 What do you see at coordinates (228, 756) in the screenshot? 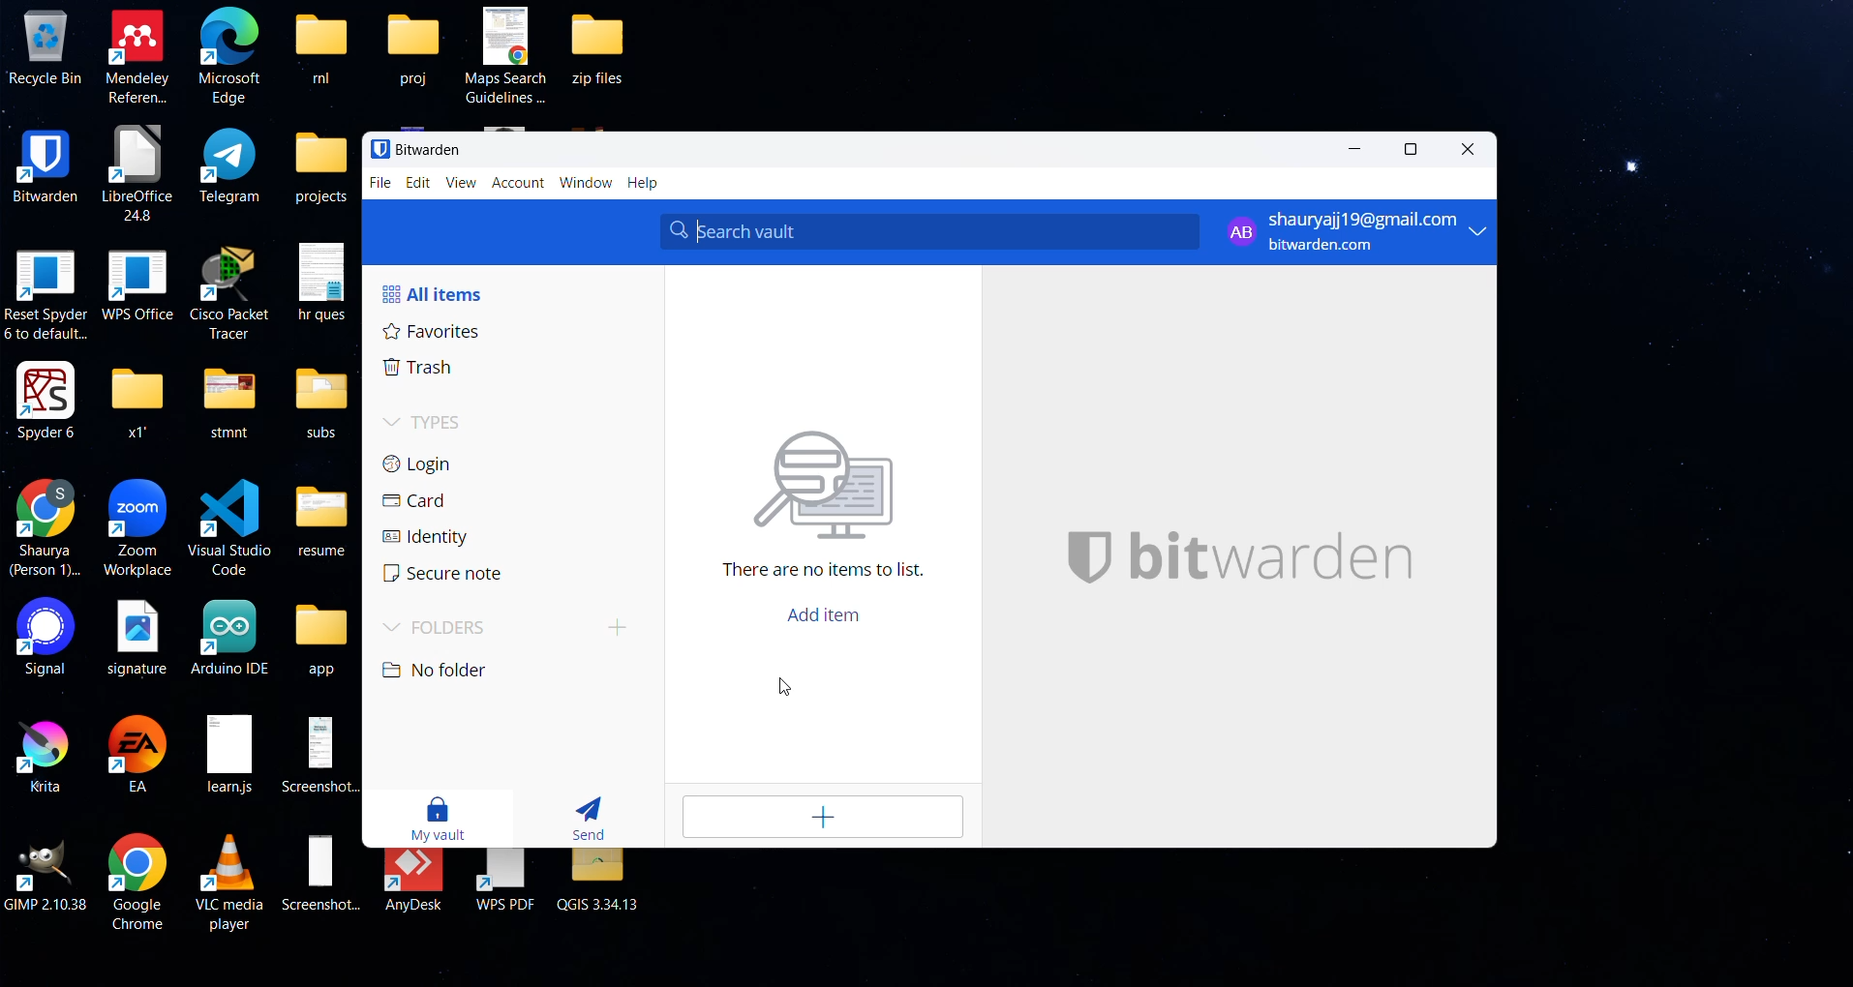
I see `learn.js` at bounding box center [228, 756].